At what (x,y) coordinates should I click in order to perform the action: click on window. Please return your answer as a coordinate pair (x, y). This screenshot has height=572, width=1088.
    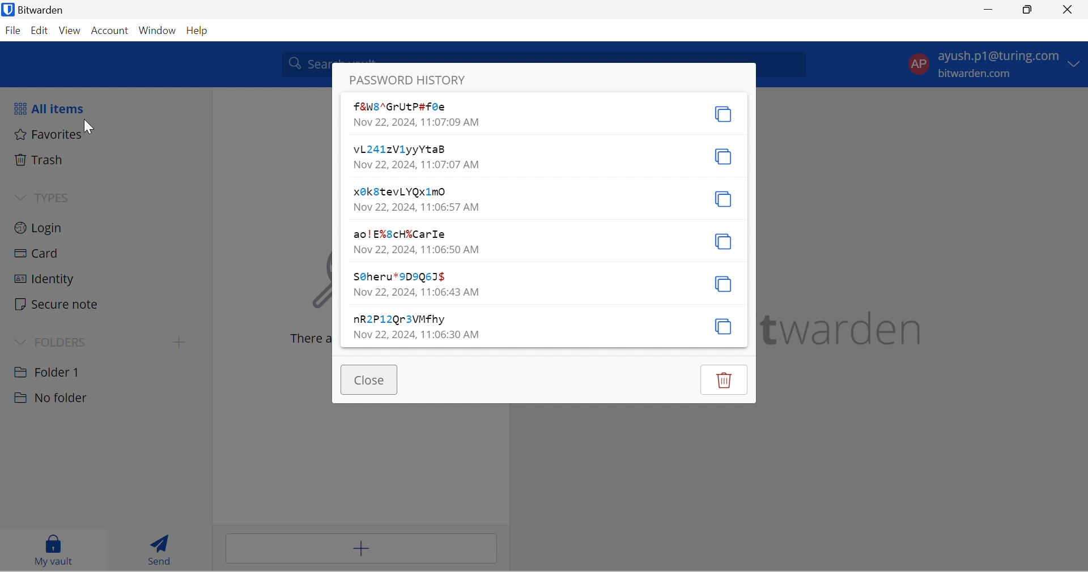
    Looking at the image, I should click on (158, 32).